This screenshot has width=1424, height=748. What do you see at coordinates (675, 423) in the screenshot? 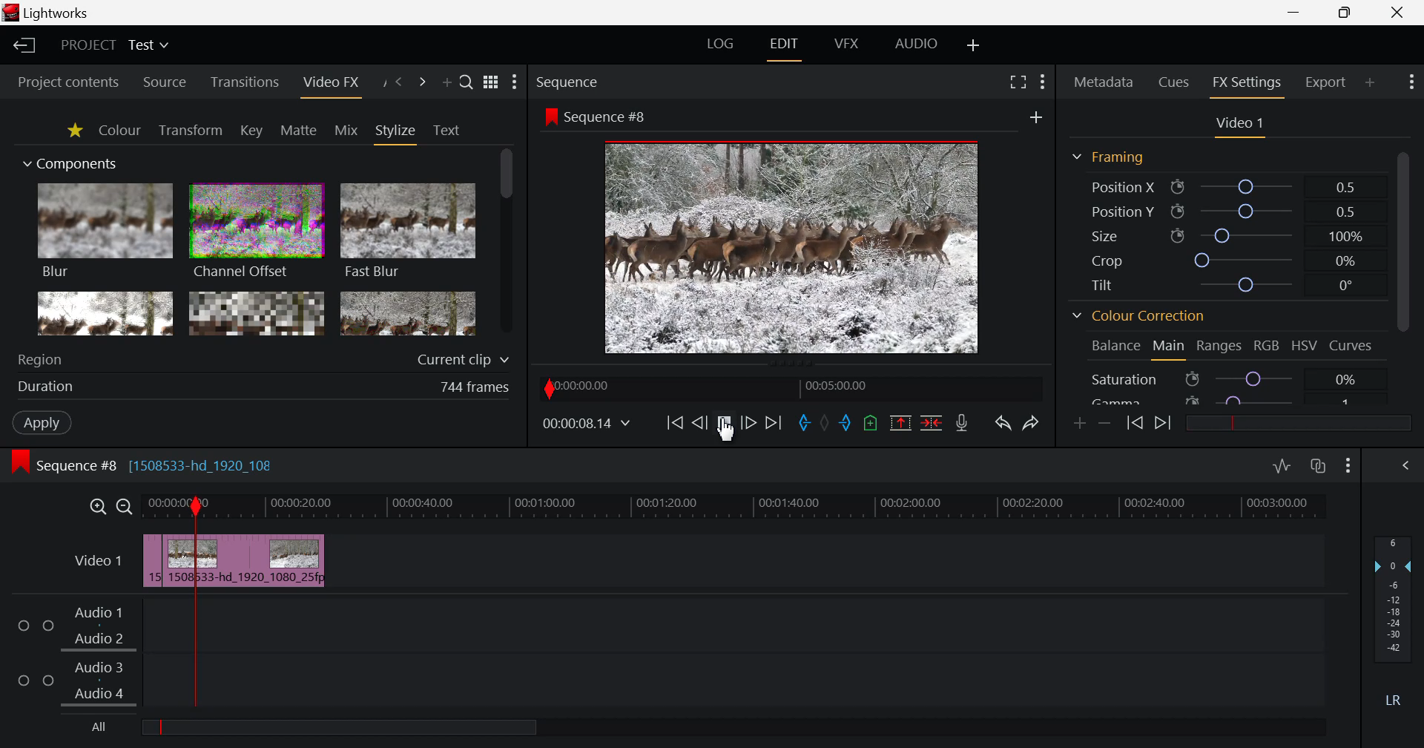
I see `To Start` at bounding box center [675, 423].